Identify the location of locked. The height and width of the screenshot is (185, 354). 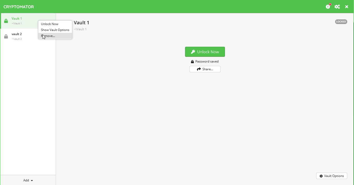
(341, 22).